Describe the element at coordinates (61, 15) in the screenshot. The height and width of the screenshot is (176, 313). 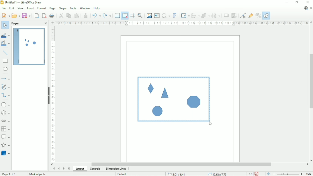
I see `Cut` at that location.